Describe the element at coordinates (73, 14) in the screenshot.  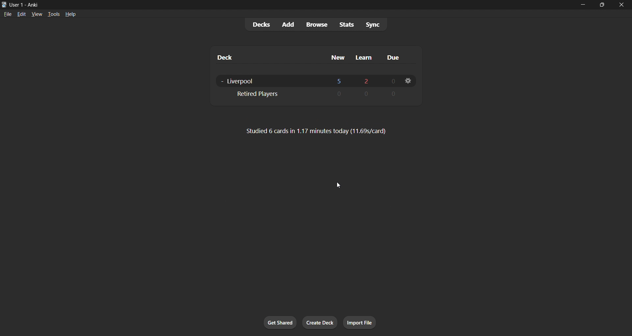
I see `help` at that location.